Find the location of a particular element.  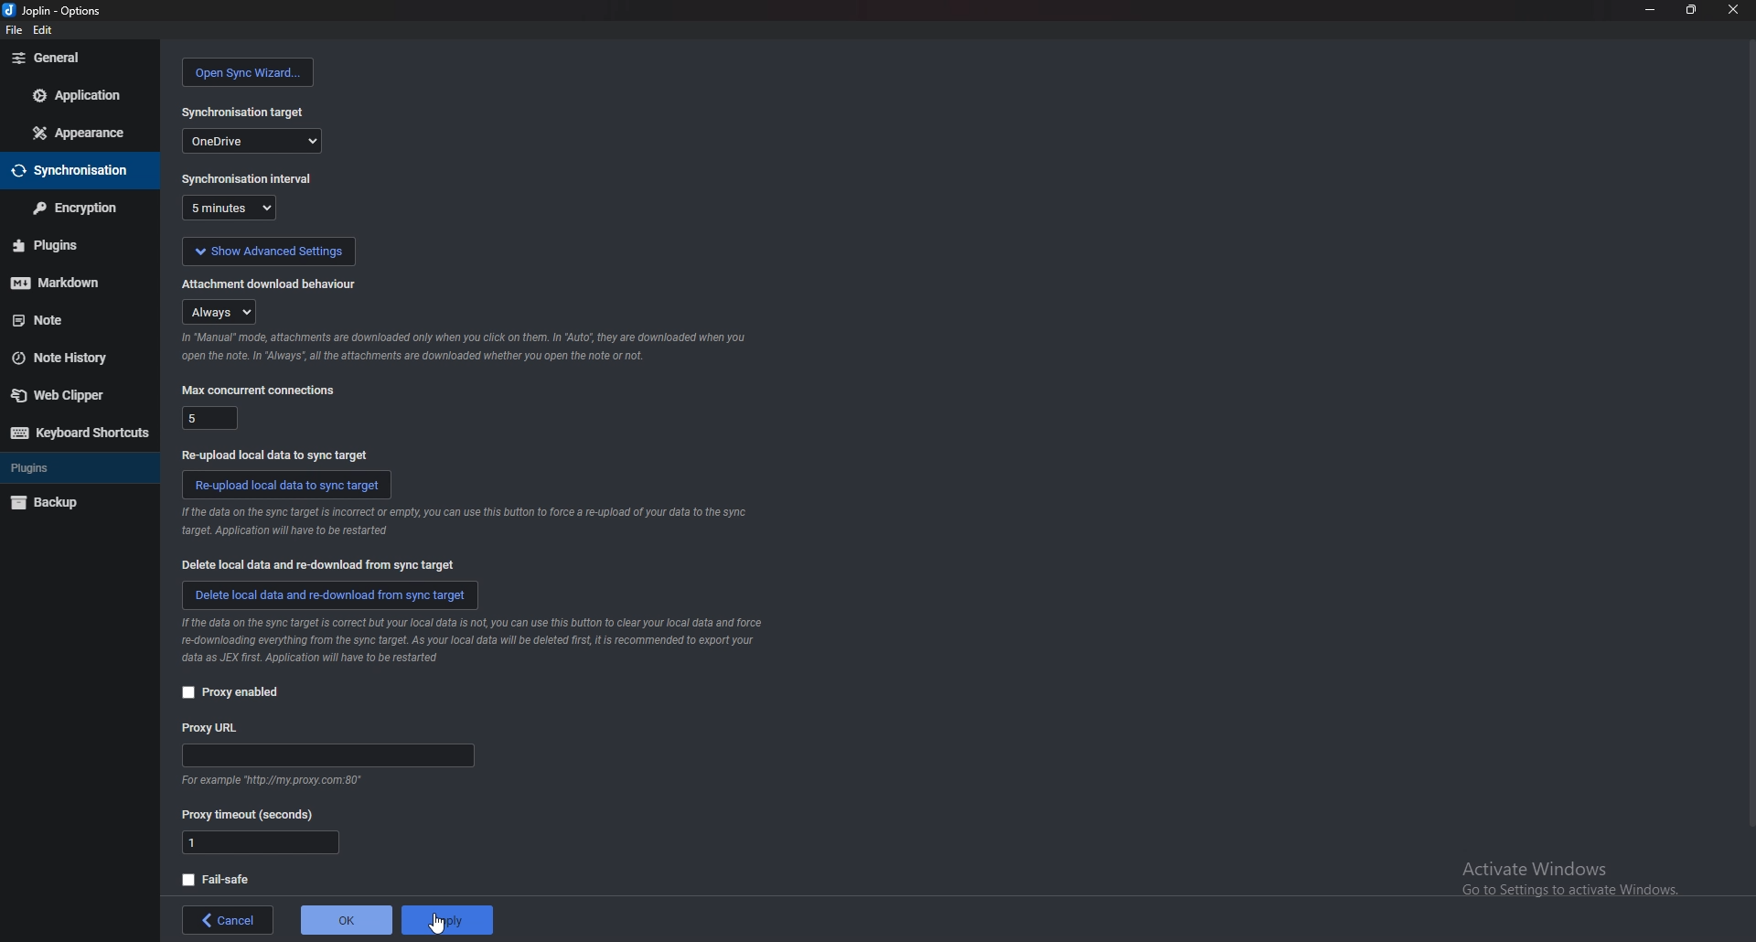

apply is located at coordinates (453, 919).